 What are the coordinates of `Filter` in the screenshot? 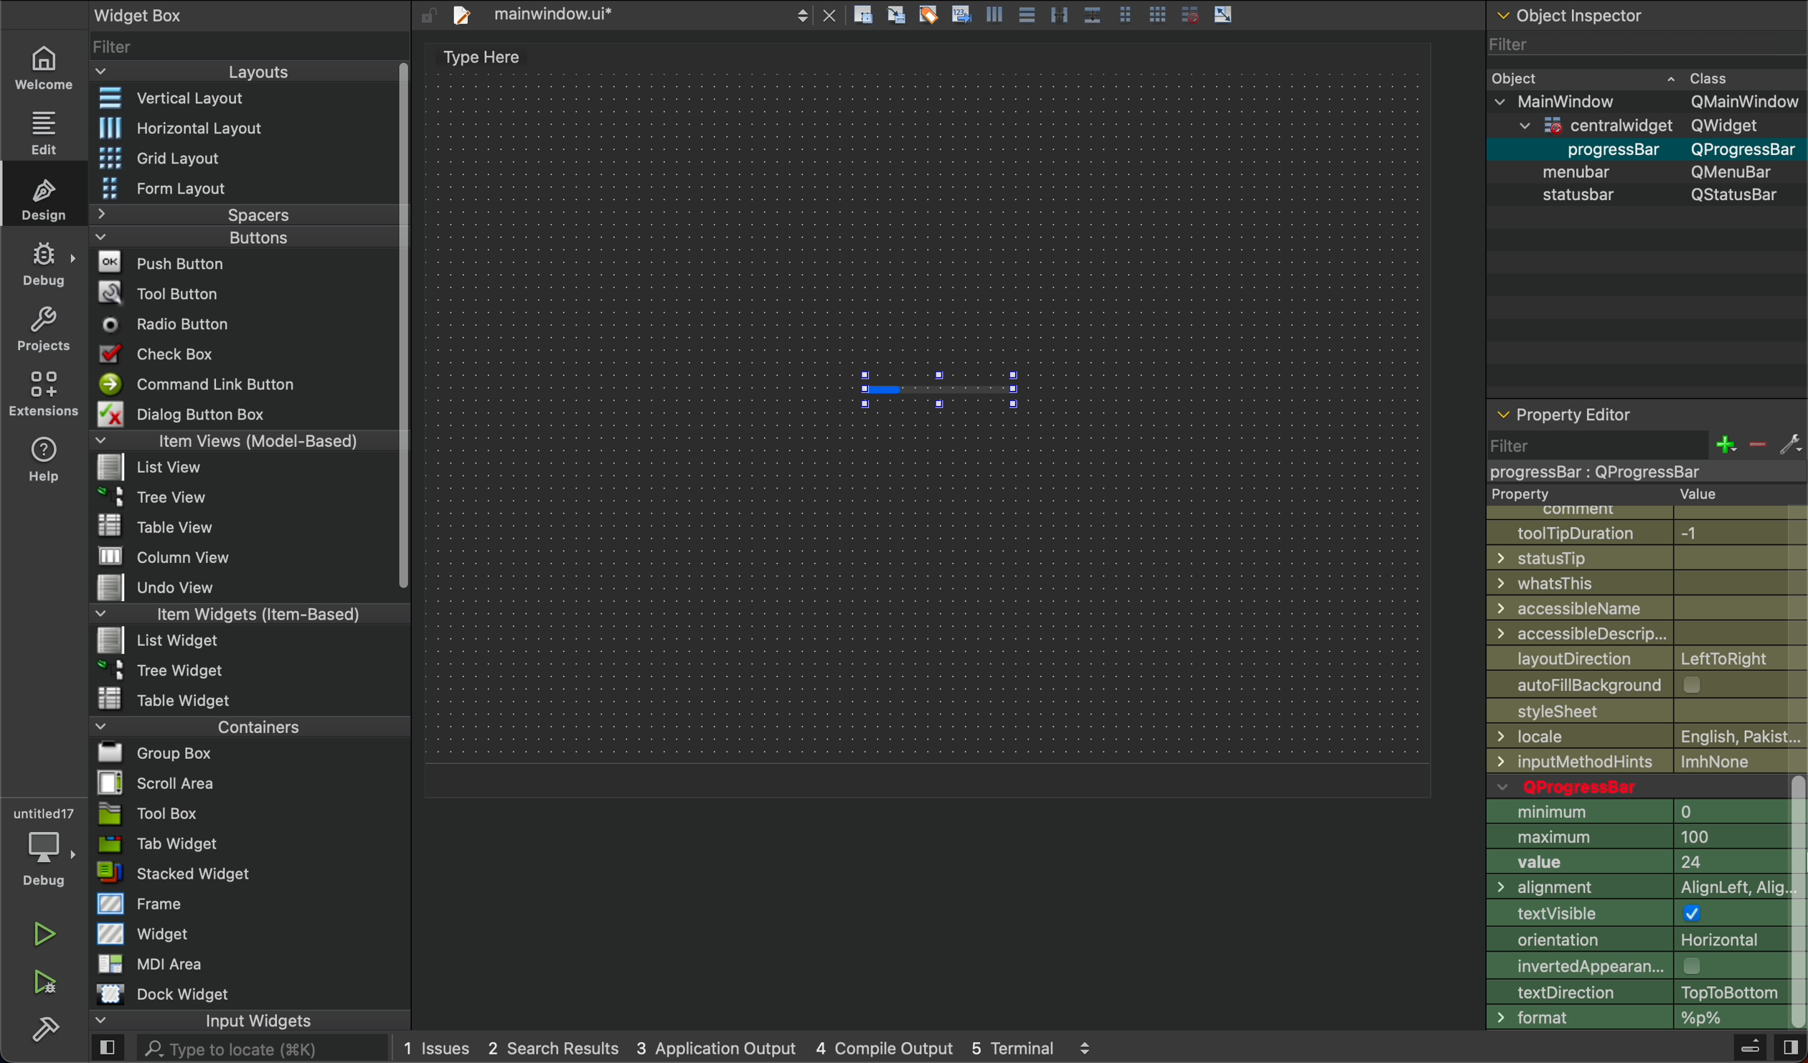 It's located at (1644, 43).